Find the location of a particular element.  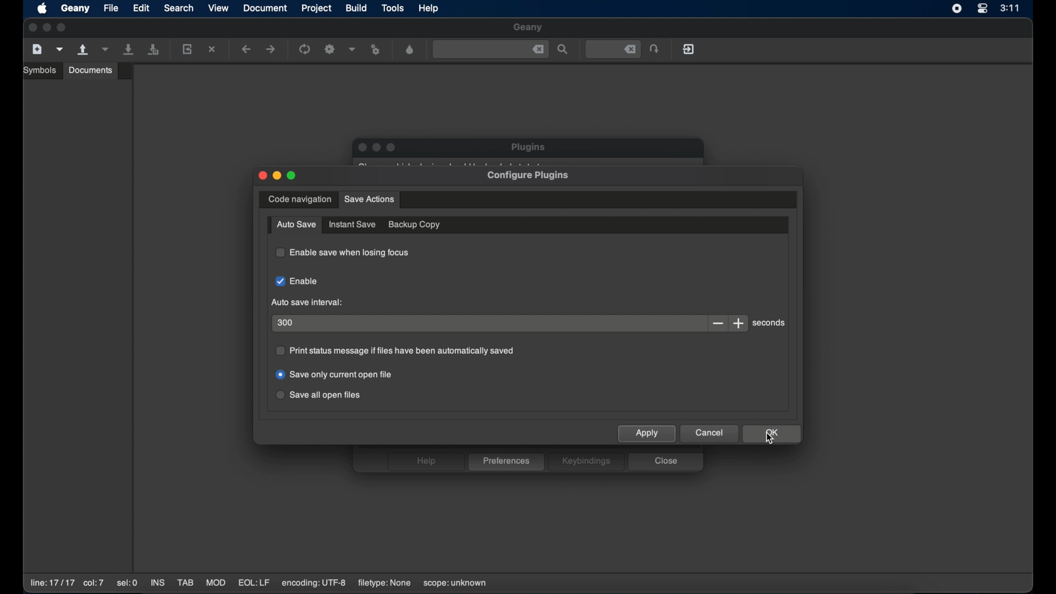

backup copy is located at coordinates (415, 224).